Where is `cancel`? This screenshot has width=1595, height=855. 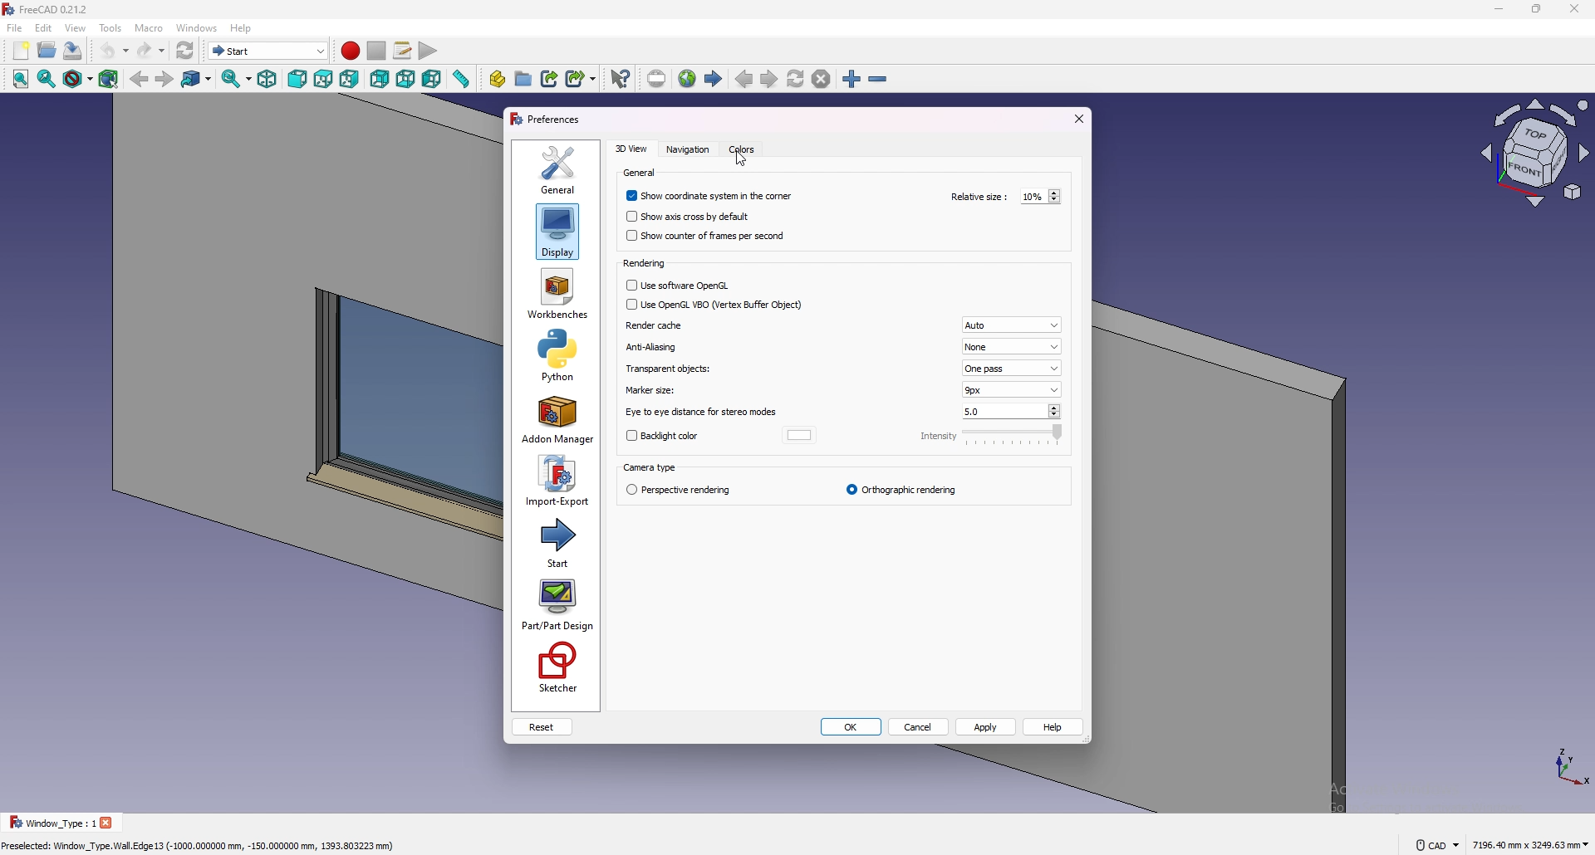 cancel is located at coordinates (920, 728).